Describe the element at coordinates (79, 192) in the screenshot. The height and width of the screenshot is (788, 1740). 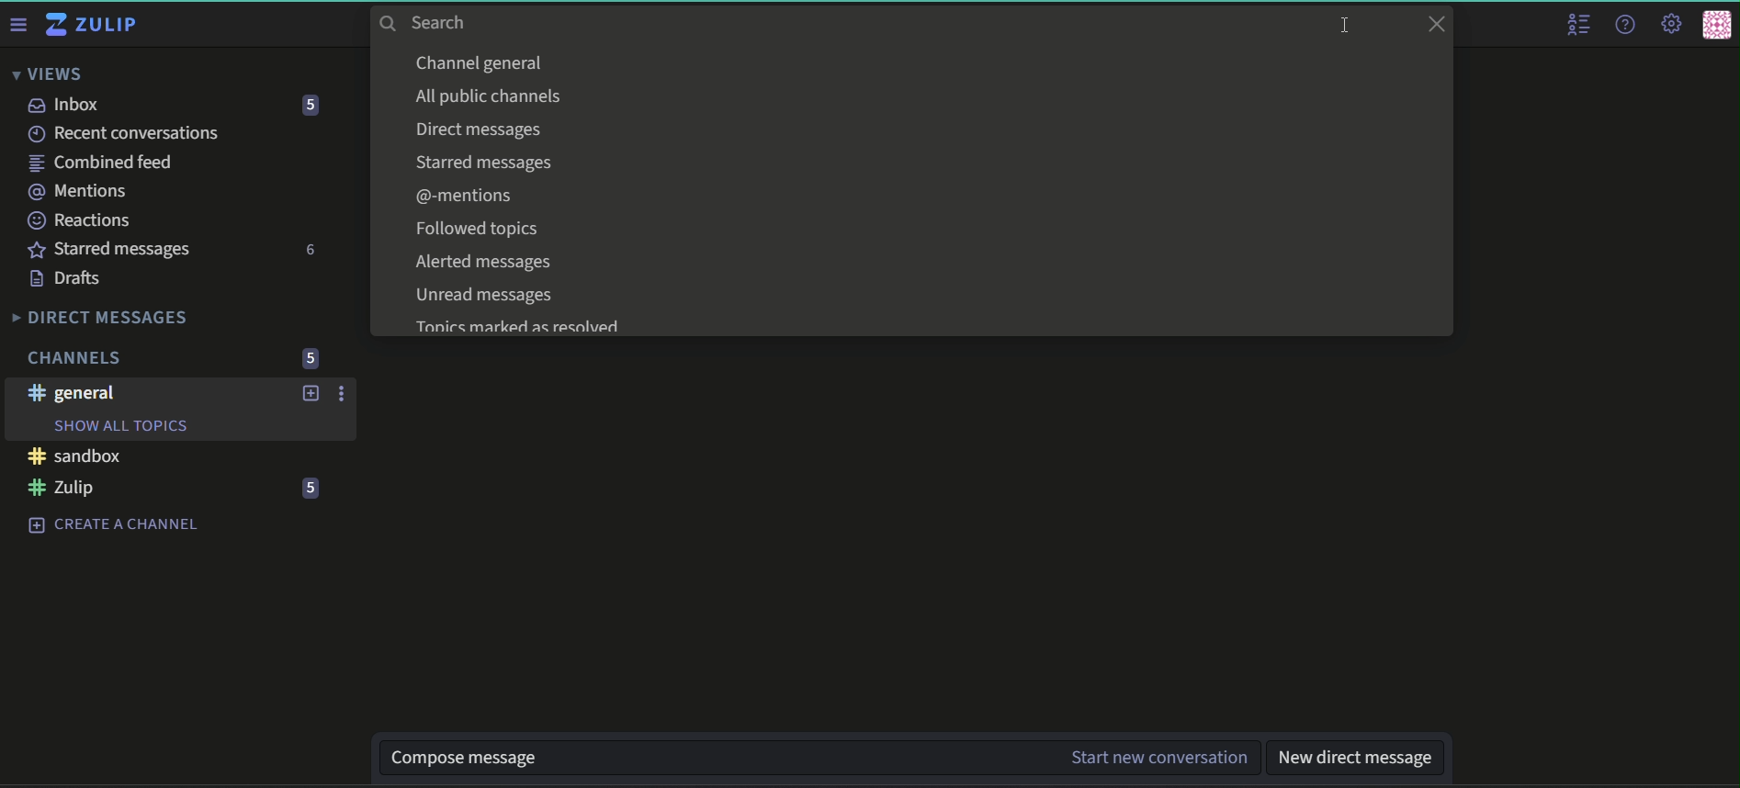
I see `mentions` at that location.